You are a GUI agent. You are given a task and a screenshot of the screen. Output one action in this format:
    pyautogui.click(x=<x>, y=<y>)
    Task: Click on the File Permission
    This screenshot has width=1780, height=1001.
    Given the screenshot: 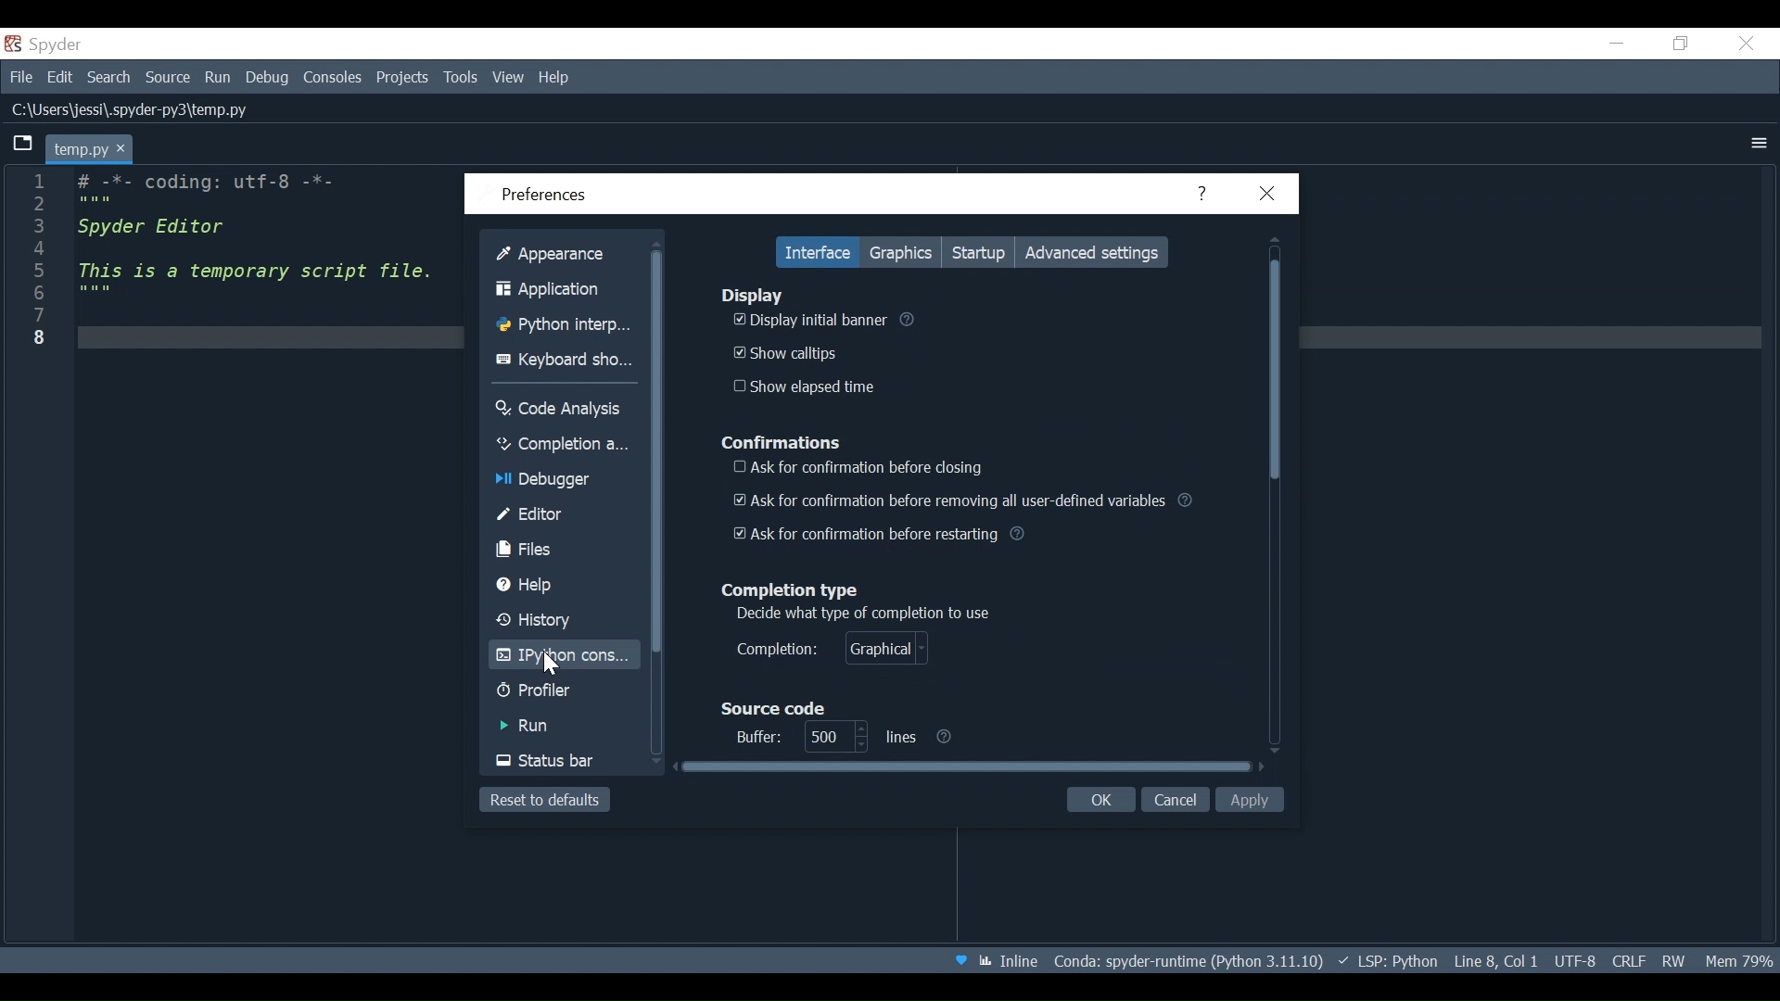 What is the action you would take?
    pyautogui.click(x=1674, y=961)
    